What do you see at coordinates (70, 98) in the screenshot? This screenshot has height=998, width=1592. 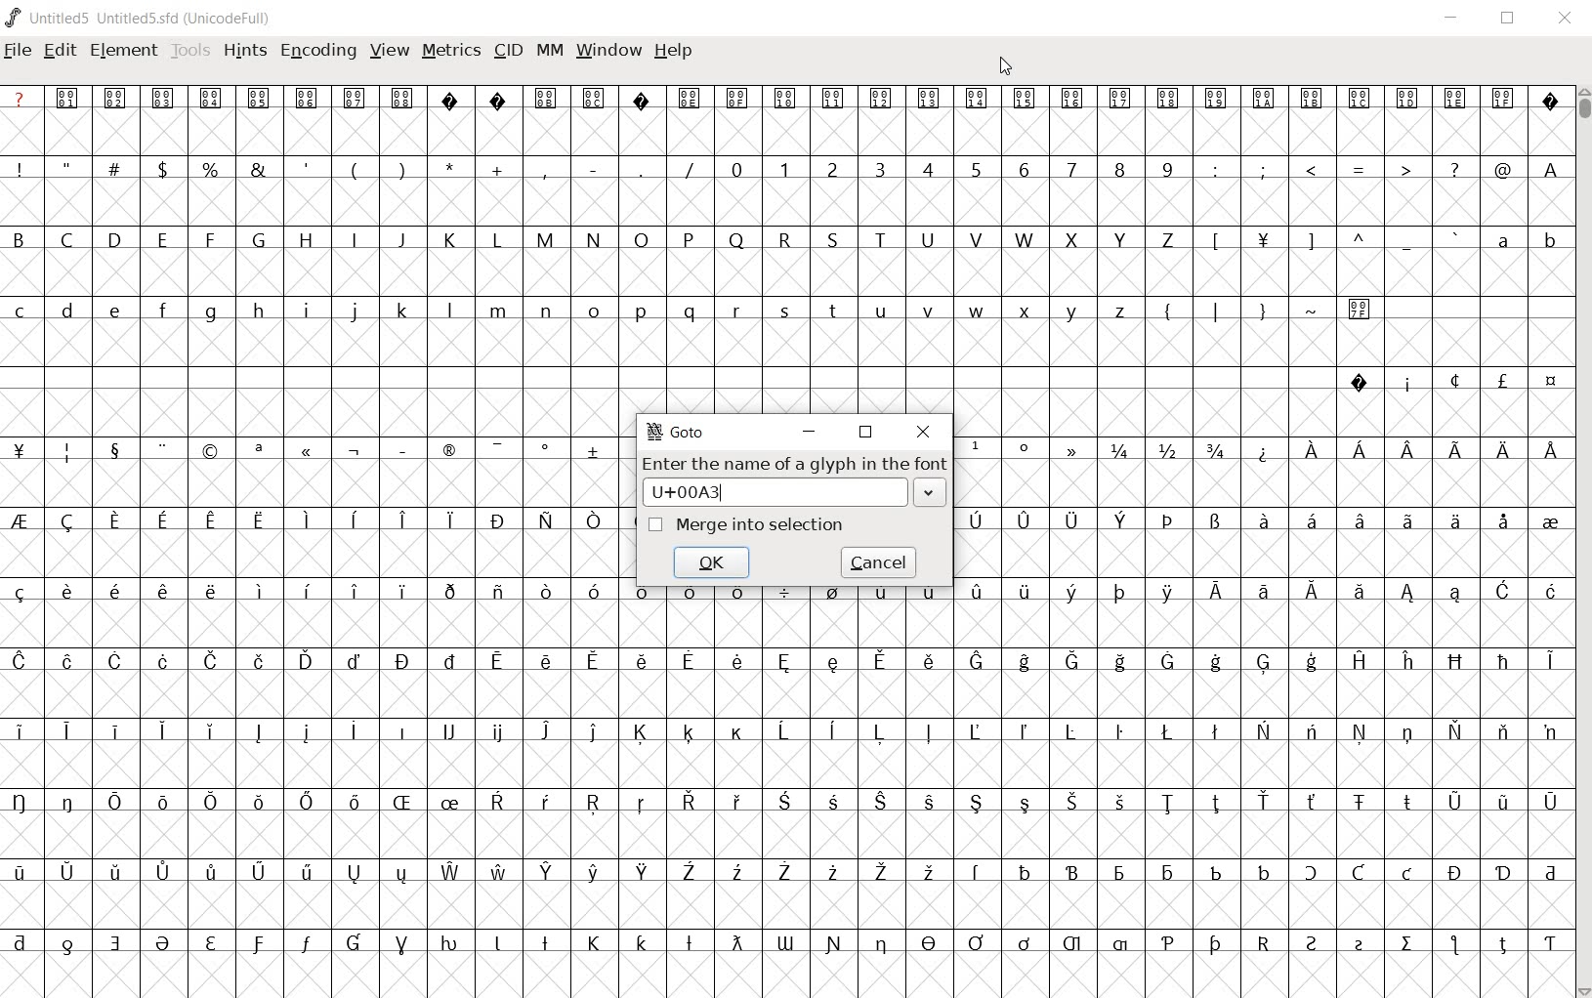 I see `Symbol` at bounding box center [70, 98].